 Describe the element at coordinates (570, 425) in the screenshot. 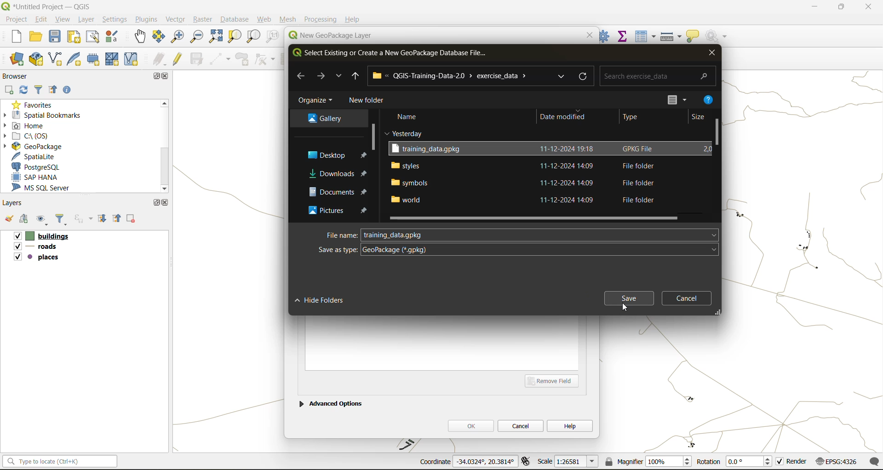

I see `help` at that location.